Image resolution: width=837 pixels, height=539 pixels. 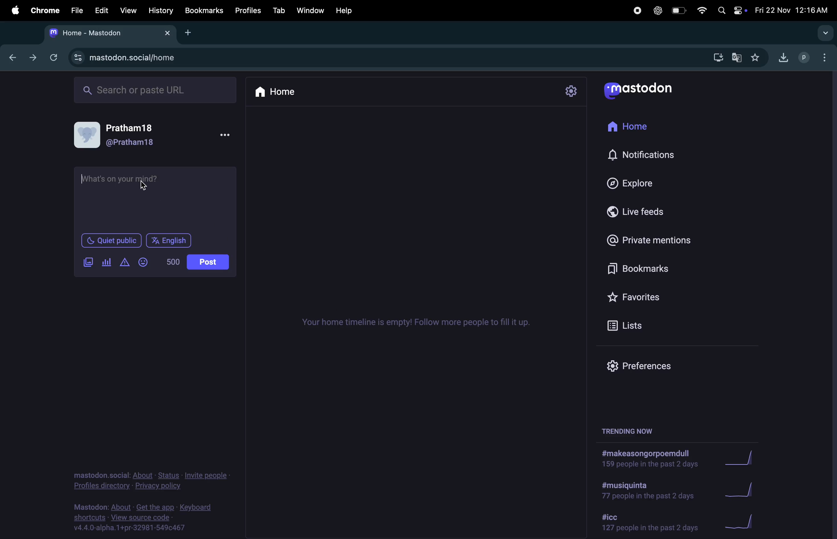 What do you see at coordinates (53, 56) in the screenshot?
I see `refresh` at bounding box center [53, 56].